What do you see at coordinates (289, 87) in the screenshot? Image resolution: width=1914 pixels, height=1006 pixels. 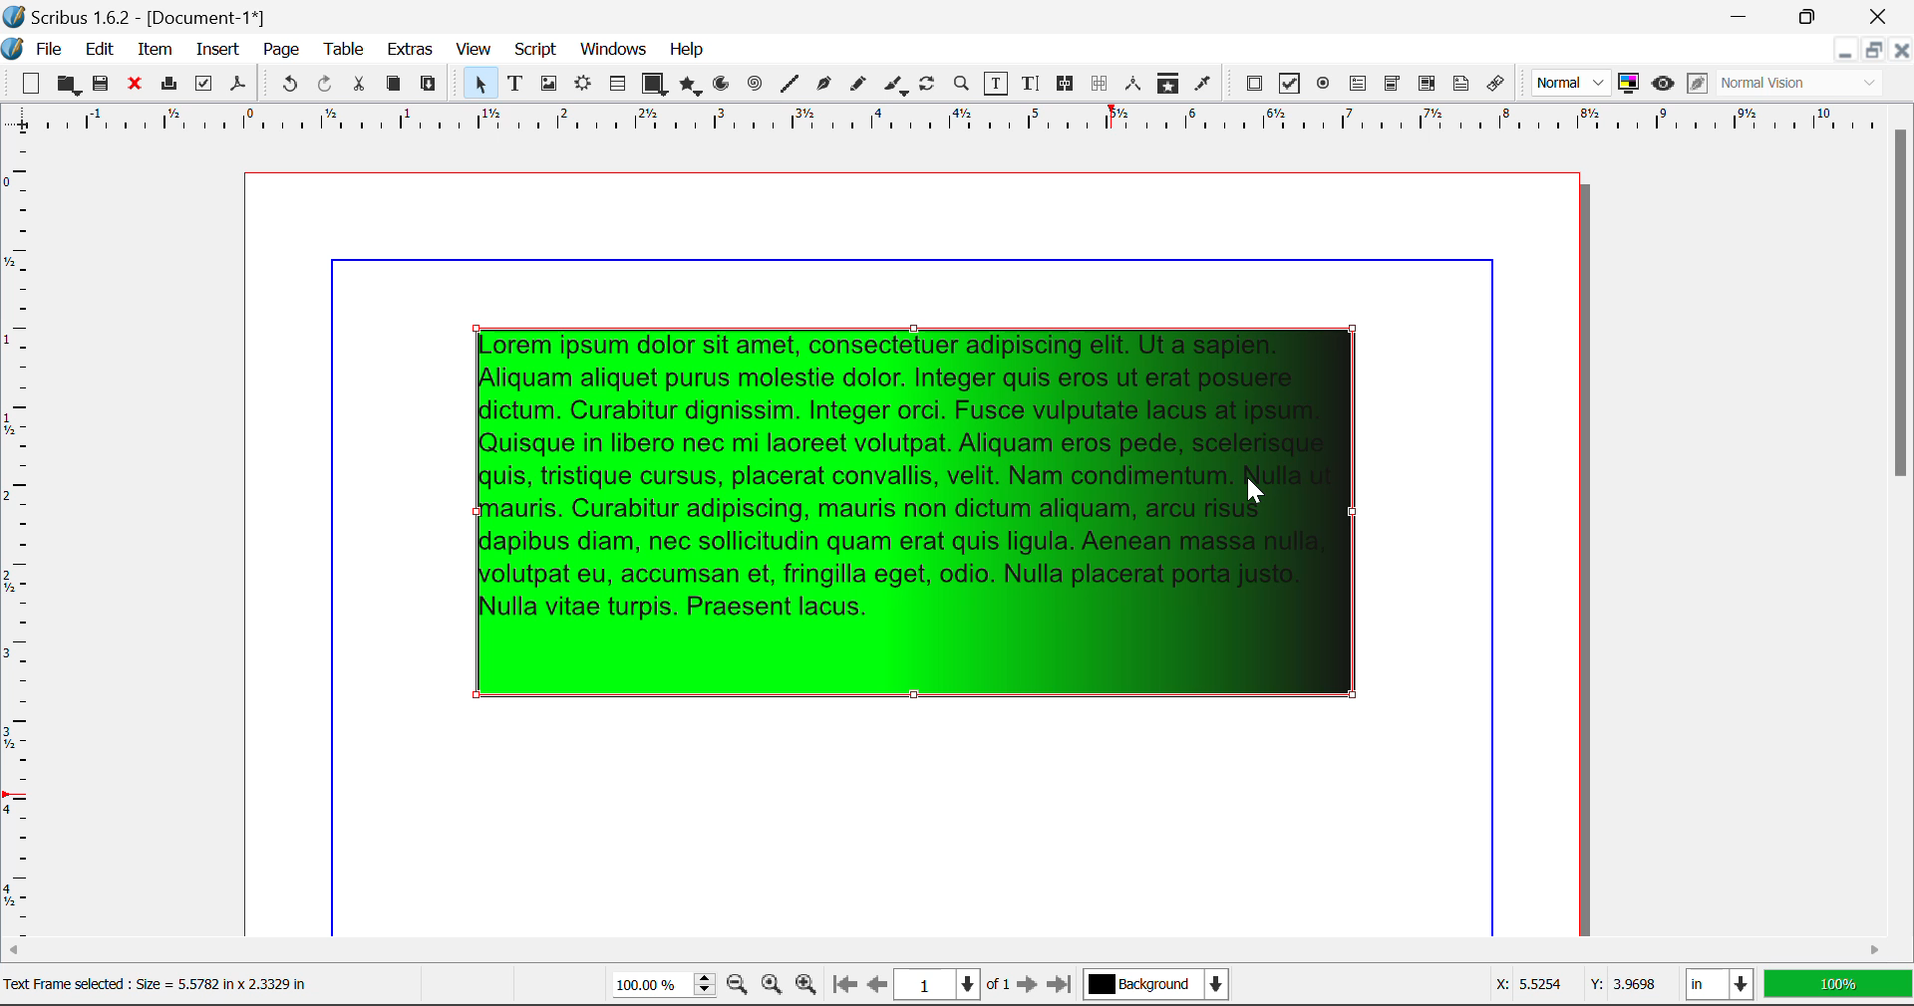 I see `Undo` at bounding box center [289, 87].